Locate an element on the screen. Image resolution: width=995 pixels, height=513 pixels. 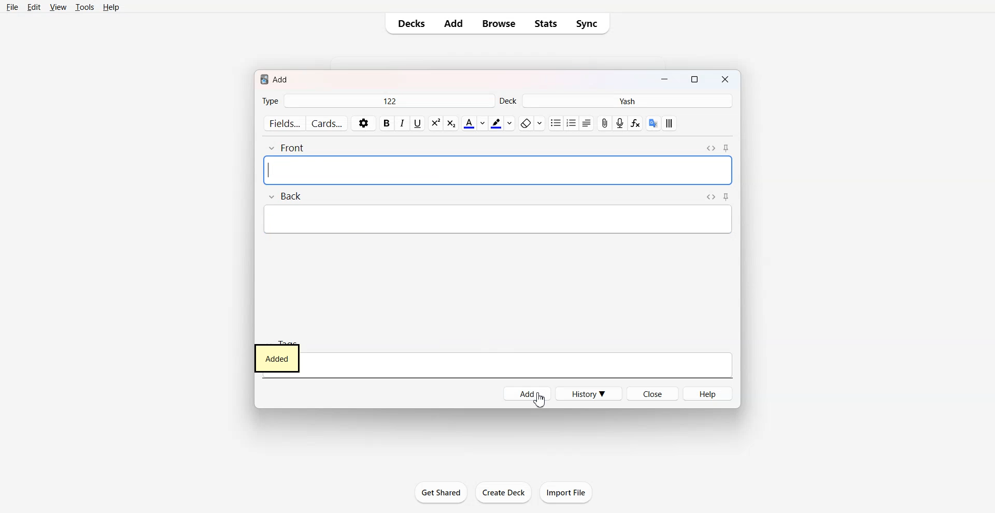
View is located at coordinates (58, 8).